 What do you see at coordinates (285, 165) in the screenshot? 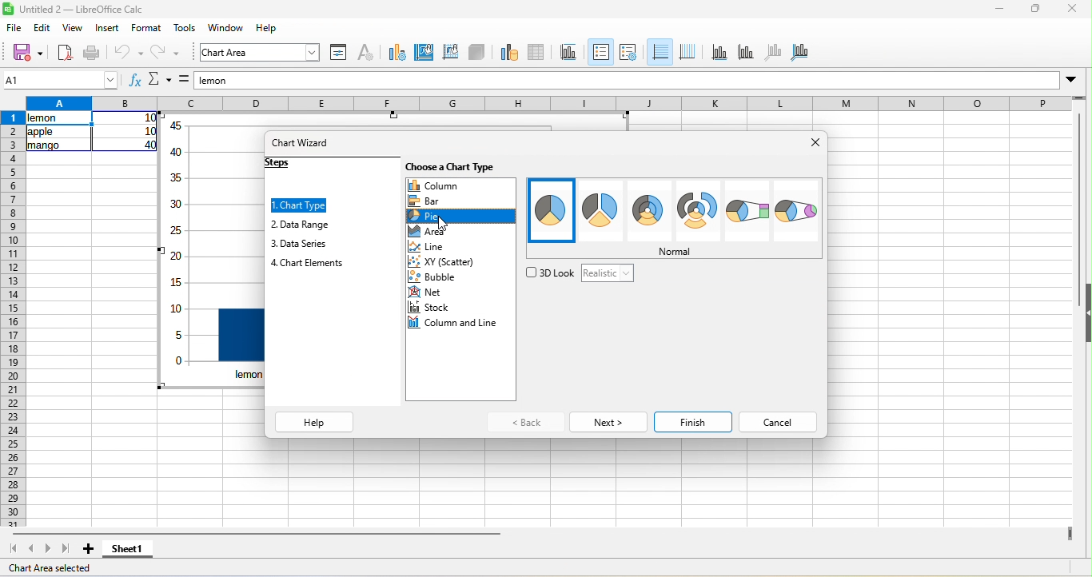
I see `steps` at bounding box center [285, 165].